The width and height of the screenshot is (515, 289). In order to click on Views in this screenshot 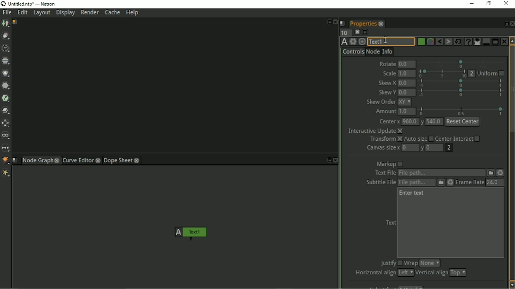, I will do `click(7, 136)`.